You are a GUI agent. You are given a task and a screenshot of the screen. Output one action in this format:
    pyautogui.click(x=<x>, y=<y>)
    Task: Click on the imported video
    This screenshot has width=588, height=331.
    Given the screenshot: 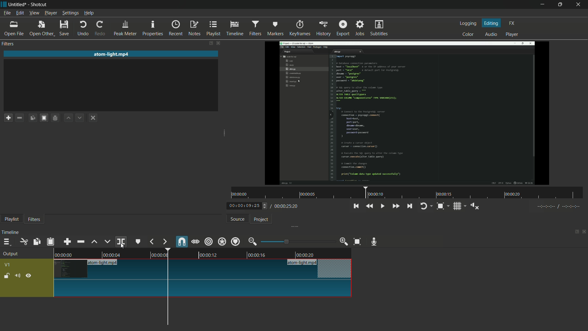 What is the action you would take?
    pyautogui.click(x=409, y=113)
    